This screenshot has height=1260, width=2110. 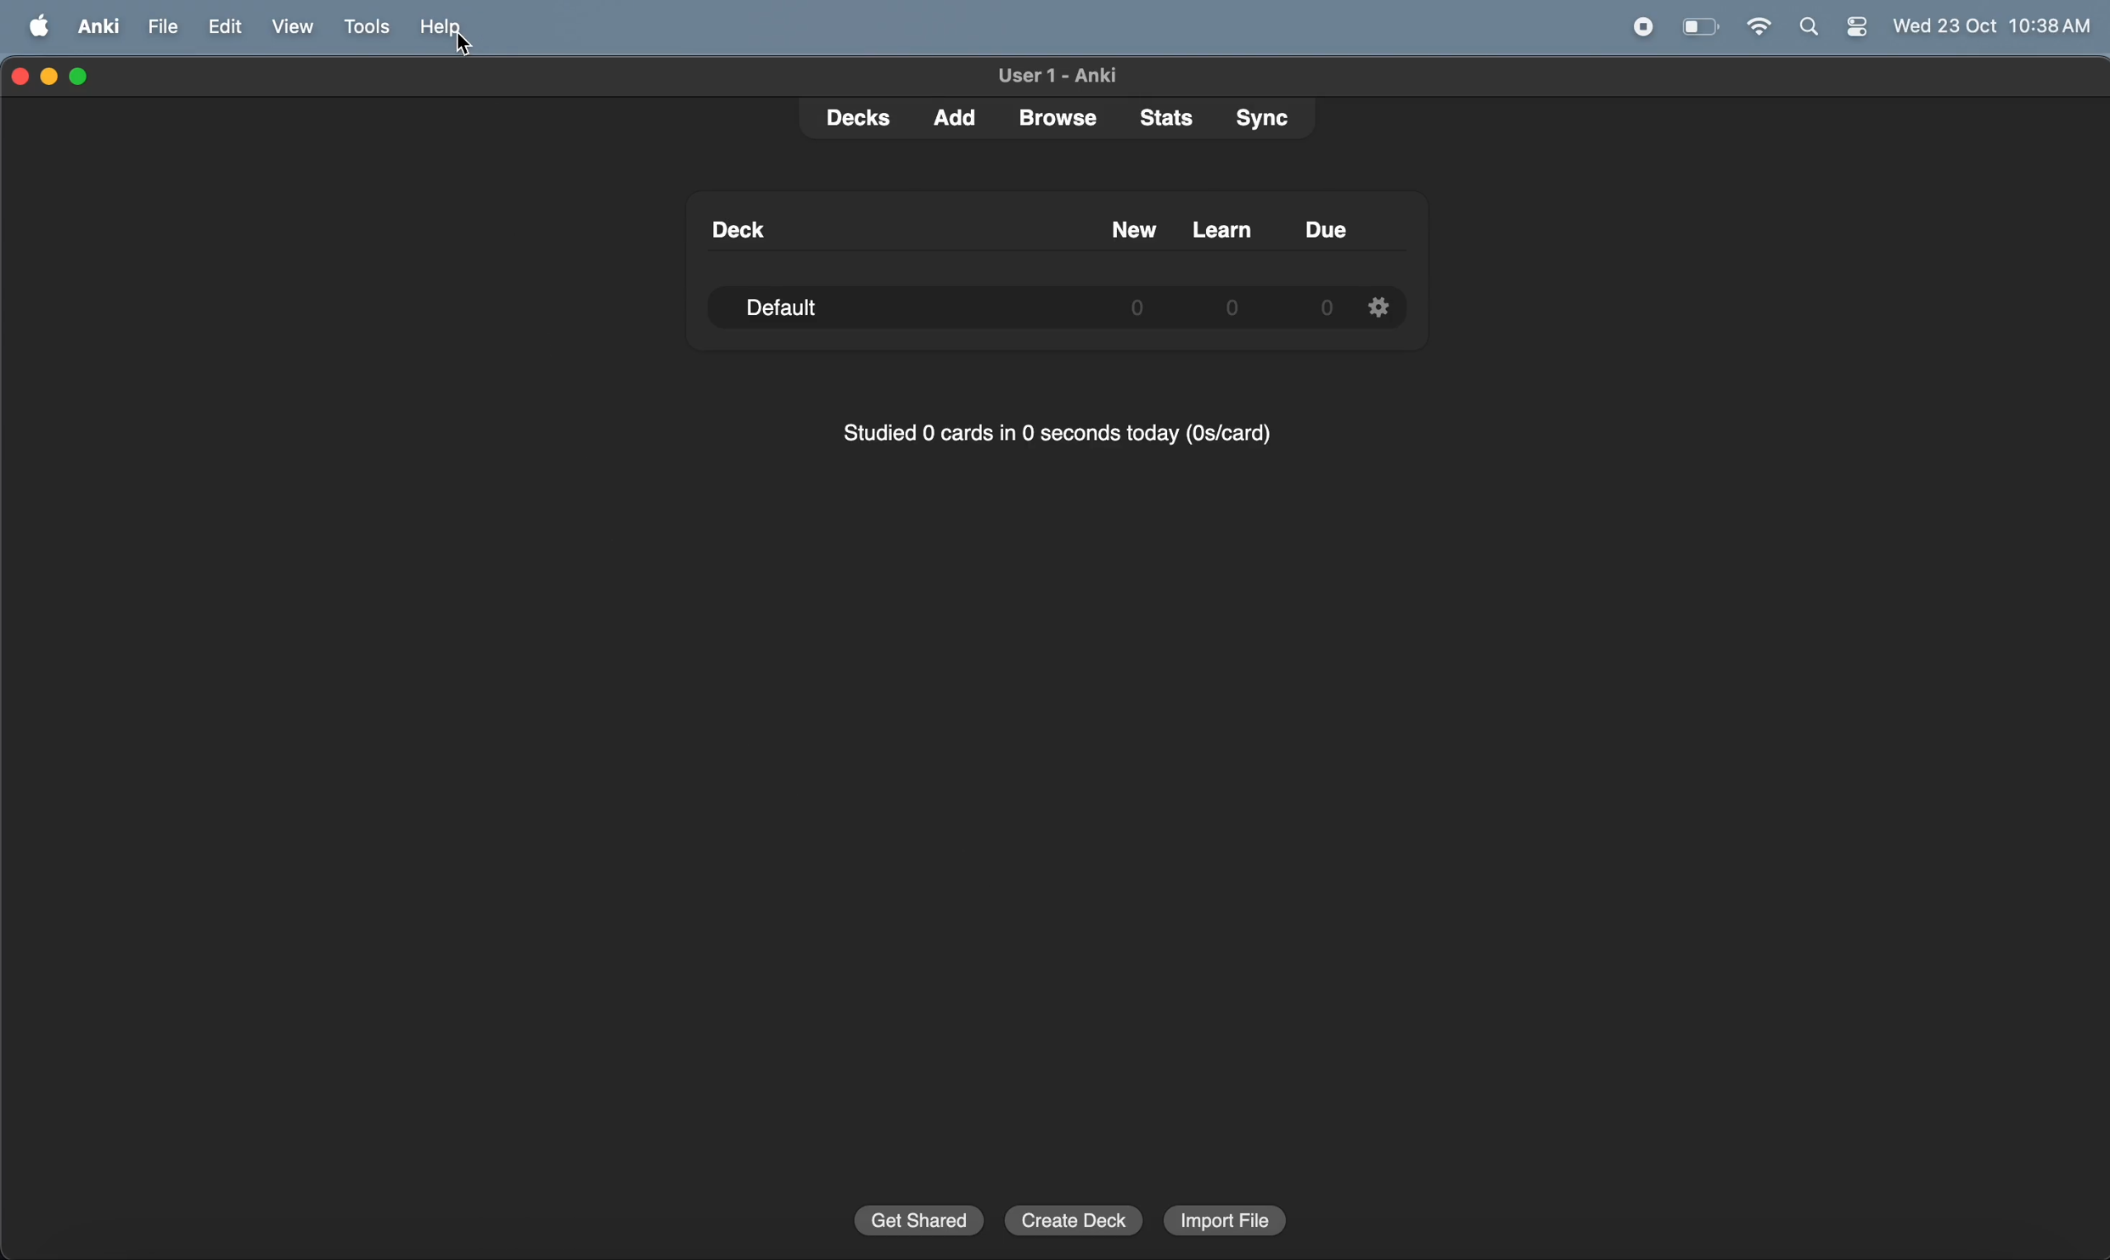 I want to click on uer title anki, so click(x=1057, y=76).